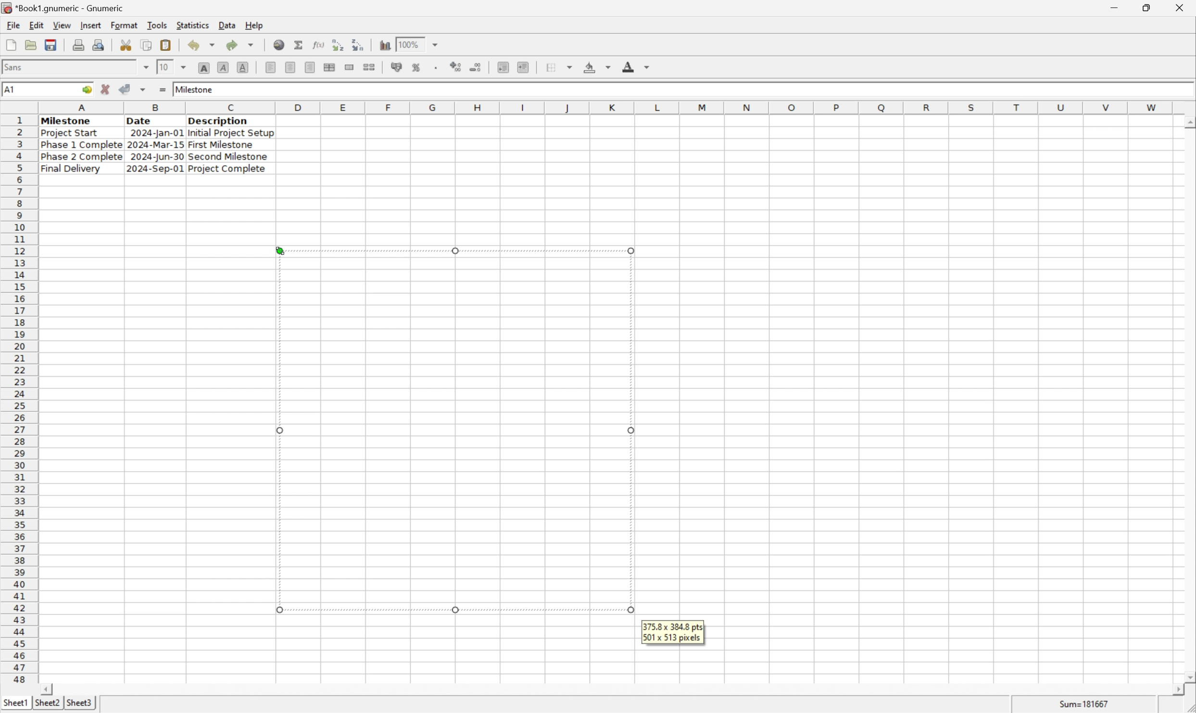 The width and height of the screenshot is (1196, 713). Describe the element at coordinates (478, 68) in the screenshot. I see `decrease number of decimals displayed` at that location.